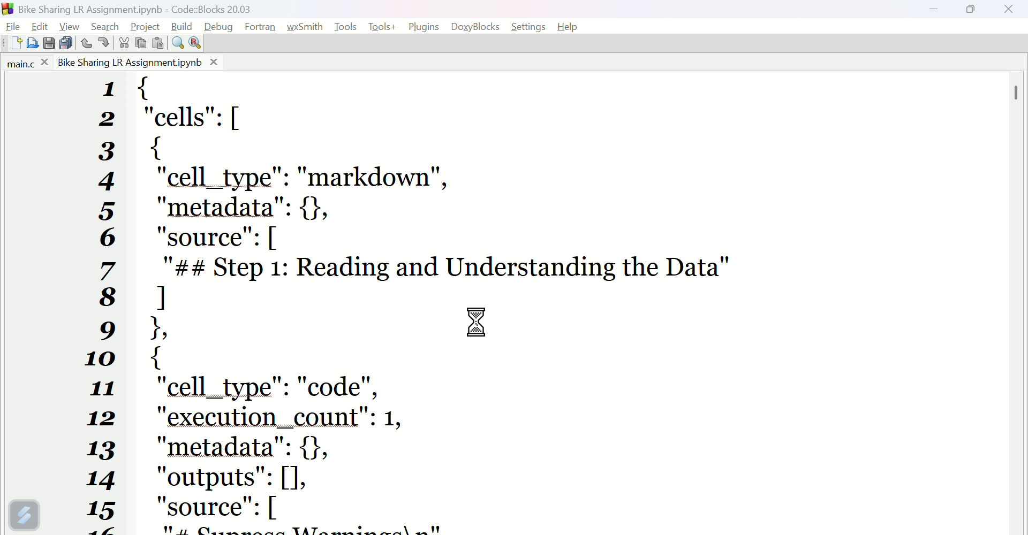  Describe the element at coordinates (477, 324) in the screenshot. I see `Cursor` at that location.